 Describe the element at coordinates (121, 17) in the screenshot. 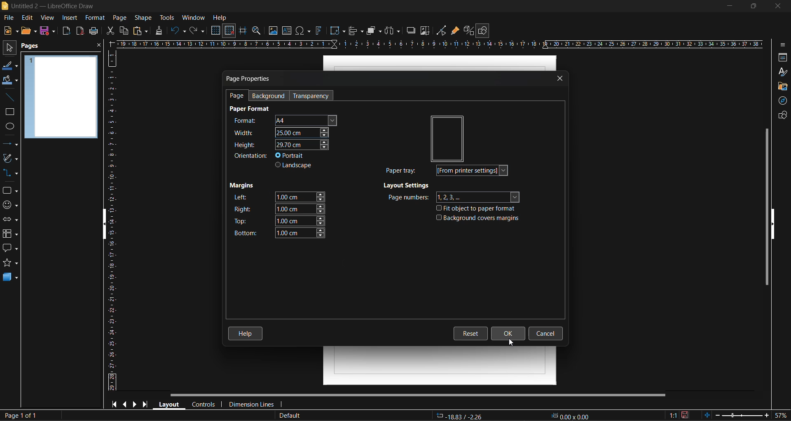

I see `page` at that location.